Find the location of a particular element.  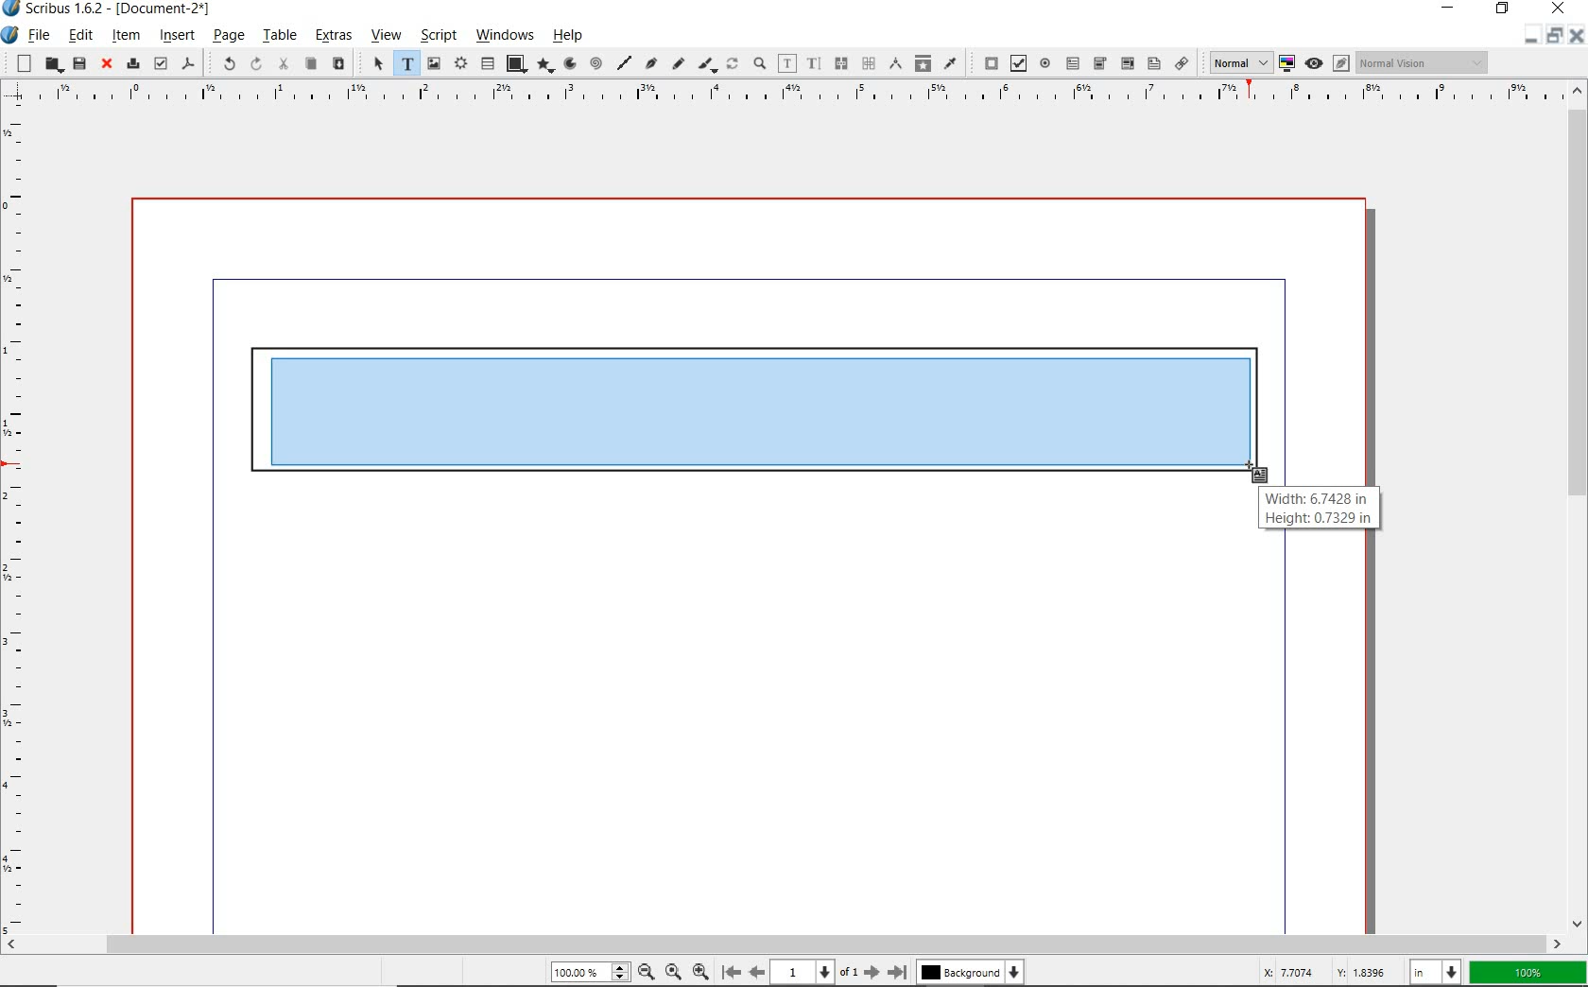

spiral is located at coordinates (598, 63).